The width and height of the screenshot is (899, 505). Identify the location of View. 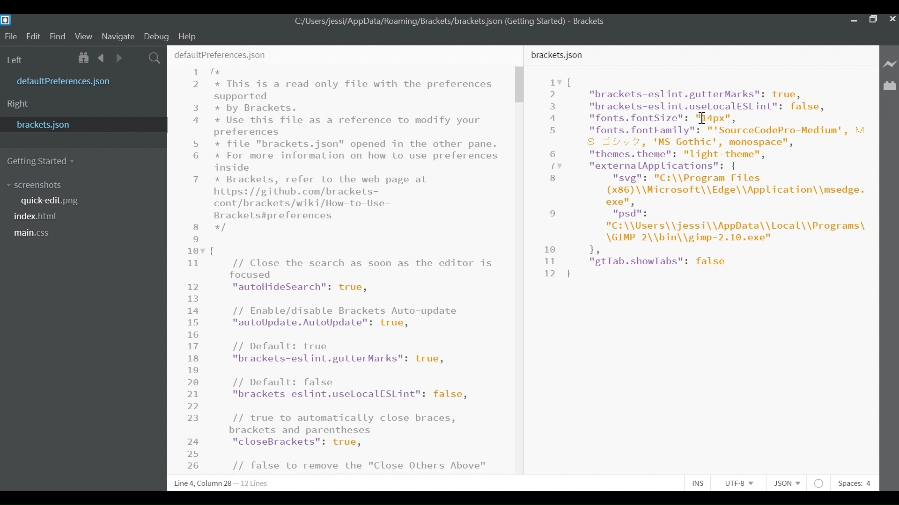
(84, 36).